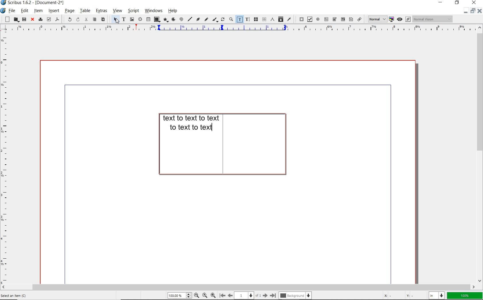 The image size is (483, 300). Describe the element at coordinates (85, 20) in the screenshot. I see `cut` at that location.